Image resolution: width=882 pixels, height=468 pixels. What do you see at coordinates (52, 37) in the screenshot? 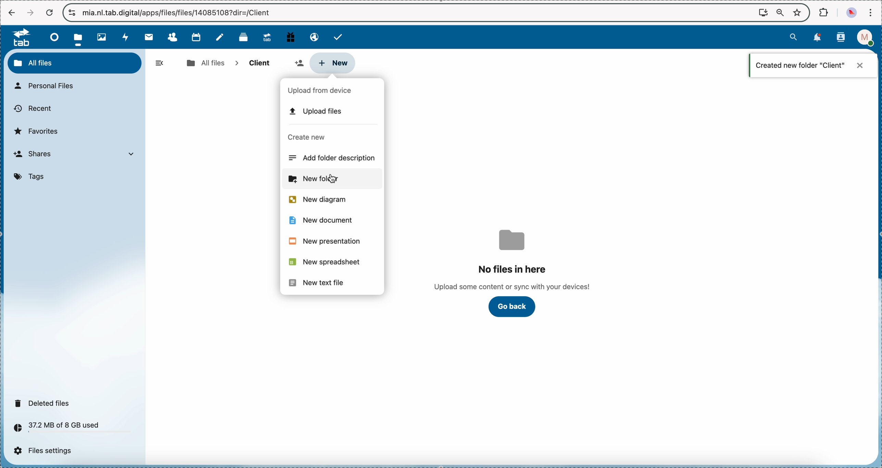
I see `dashboard` at bounding box center [52, 37].